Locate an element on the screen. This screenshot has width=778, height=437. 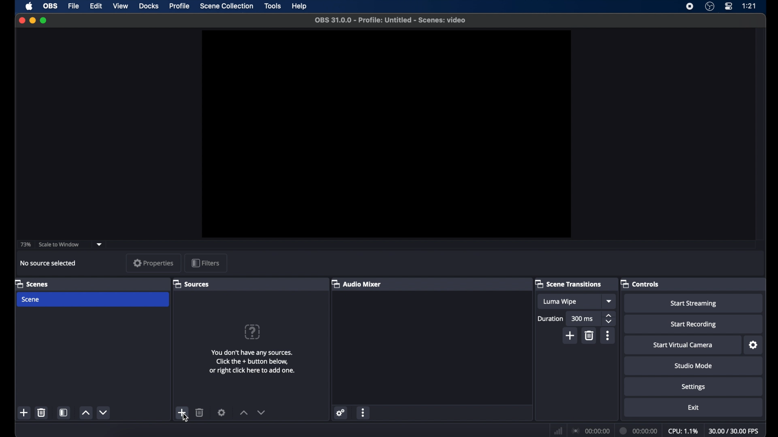
docks is located at coordinates (149, 6).